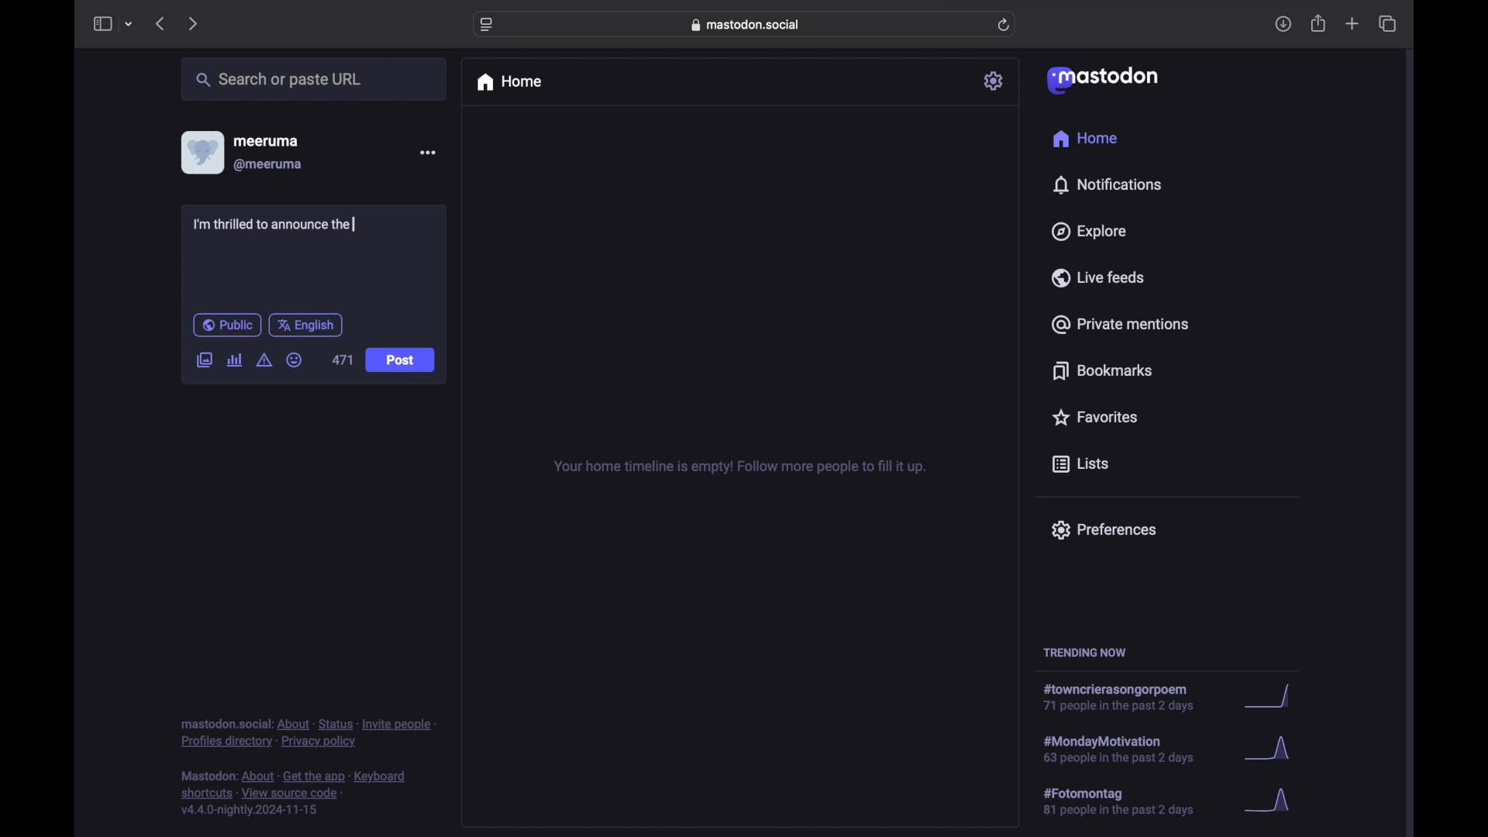 This screenshot has width=1488, height=837. I want to click on footnote, so click(294, 794).